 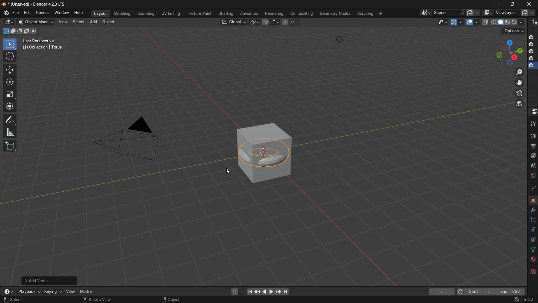 What do you see at coordinates (533, 157) in the screenshot?
I see `view` at bounding box center [533, 157].